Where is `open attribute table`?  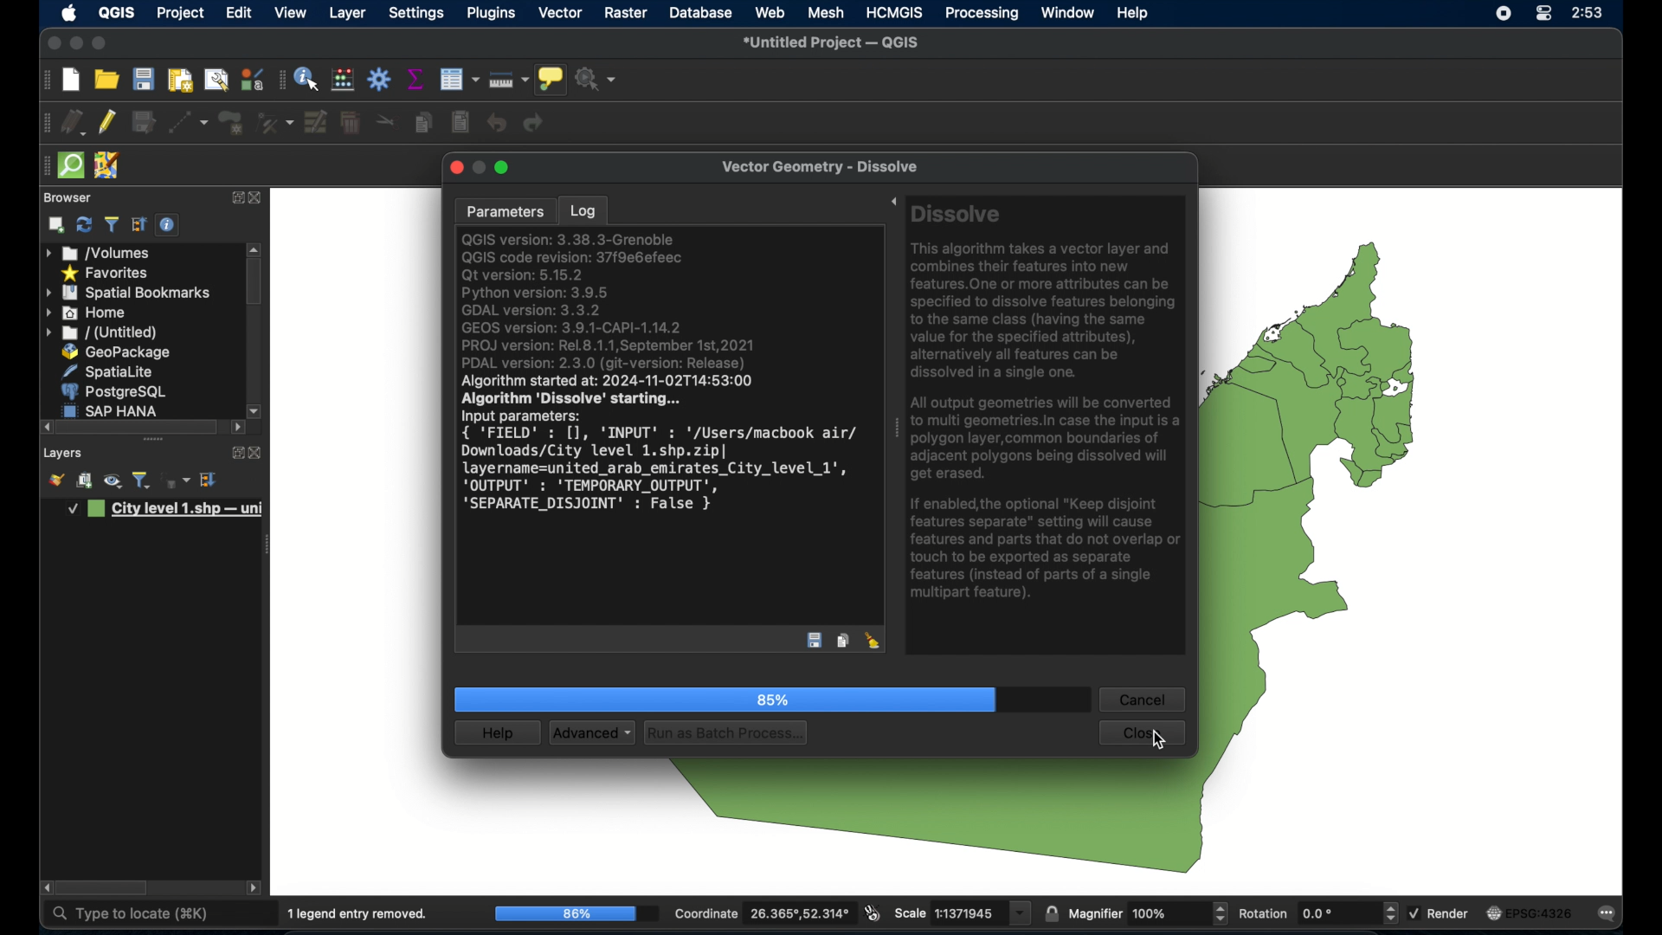
open attribute table is located at coordinates (459, 79).